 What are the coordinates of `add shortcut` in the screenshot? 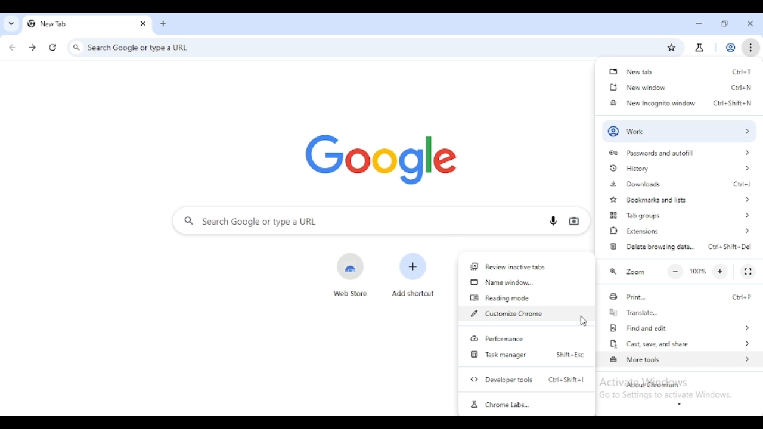 It's located at (413, 274).